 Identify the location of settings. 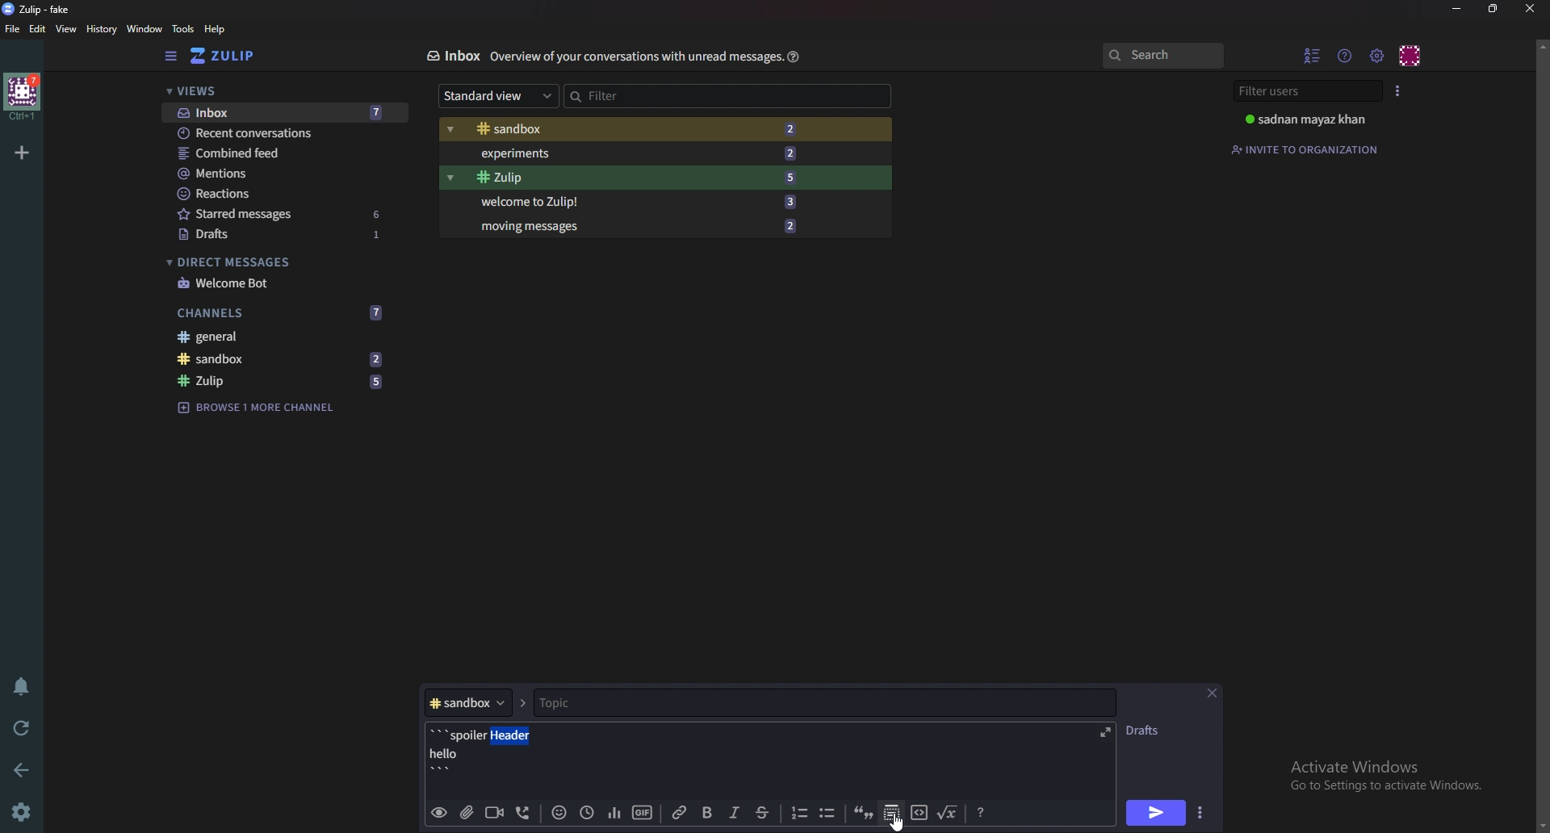
(24, 810).